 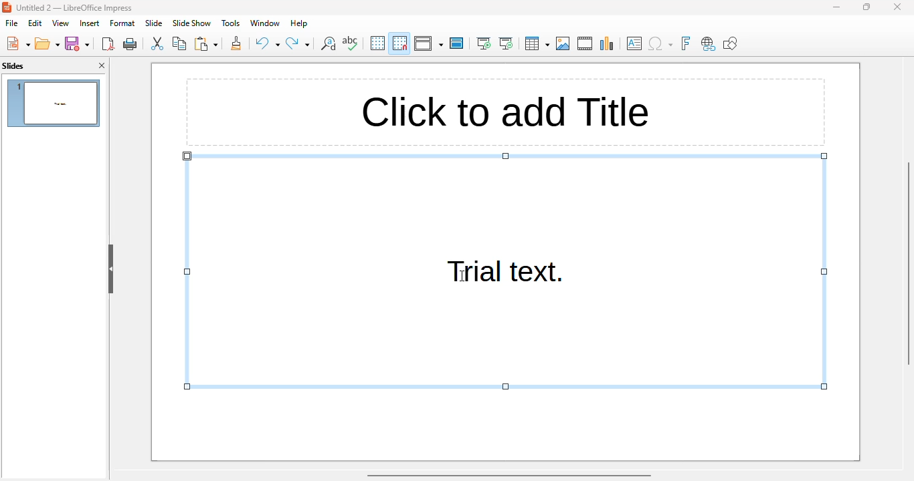 What do you see at coordinates (13, 66) in the screenshot?
I see `slides` at bounding box center [13, 66].